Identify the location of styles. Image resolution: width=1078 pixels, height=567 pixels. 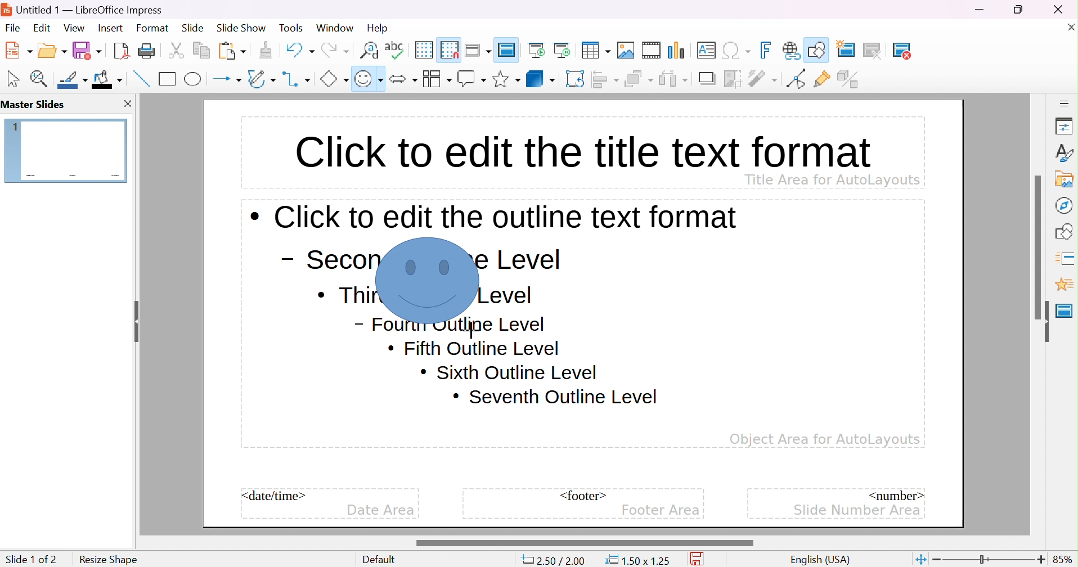
(1065, 152).